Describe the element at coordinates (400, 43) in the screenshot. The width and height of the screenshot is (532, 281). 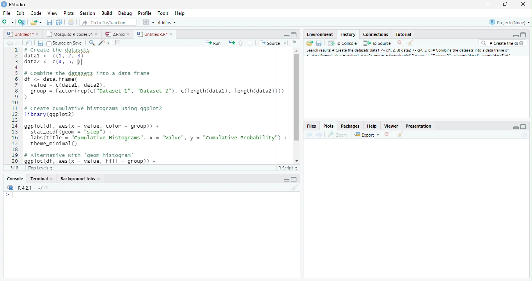
I see `Delete` at that location.